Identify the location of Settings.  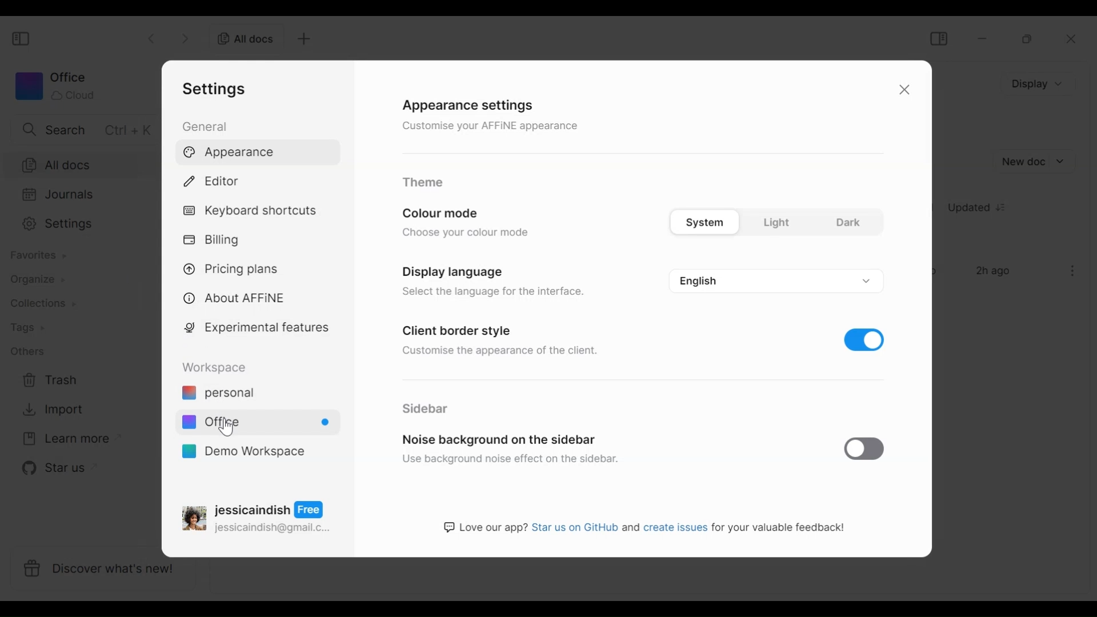
(79, 224).